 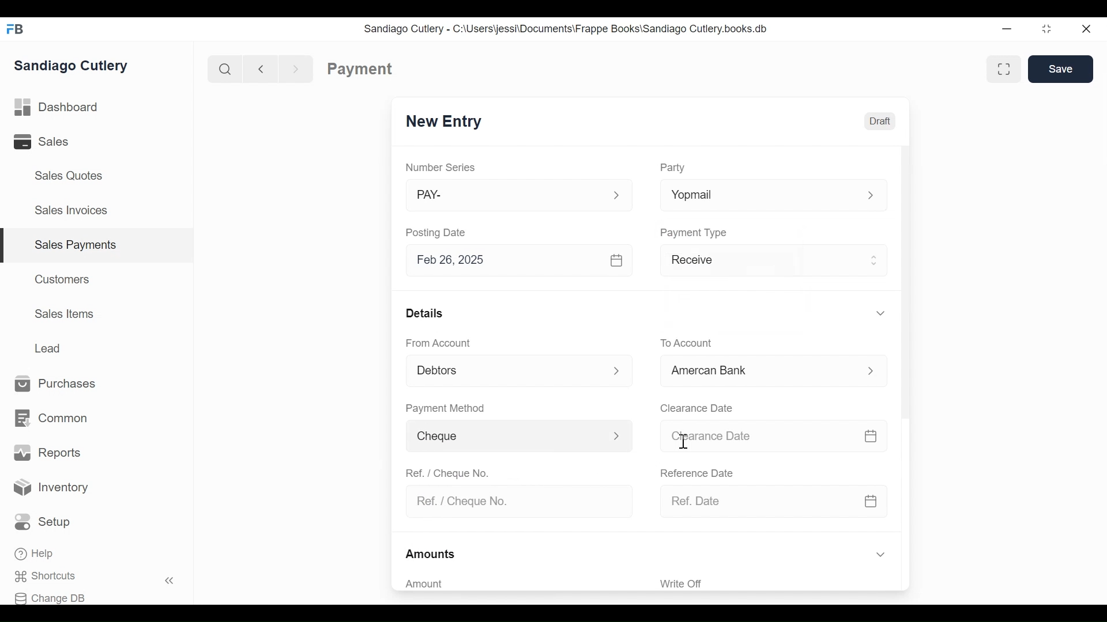 I want to click on | Sales Payments, so click(x=98, y=246).